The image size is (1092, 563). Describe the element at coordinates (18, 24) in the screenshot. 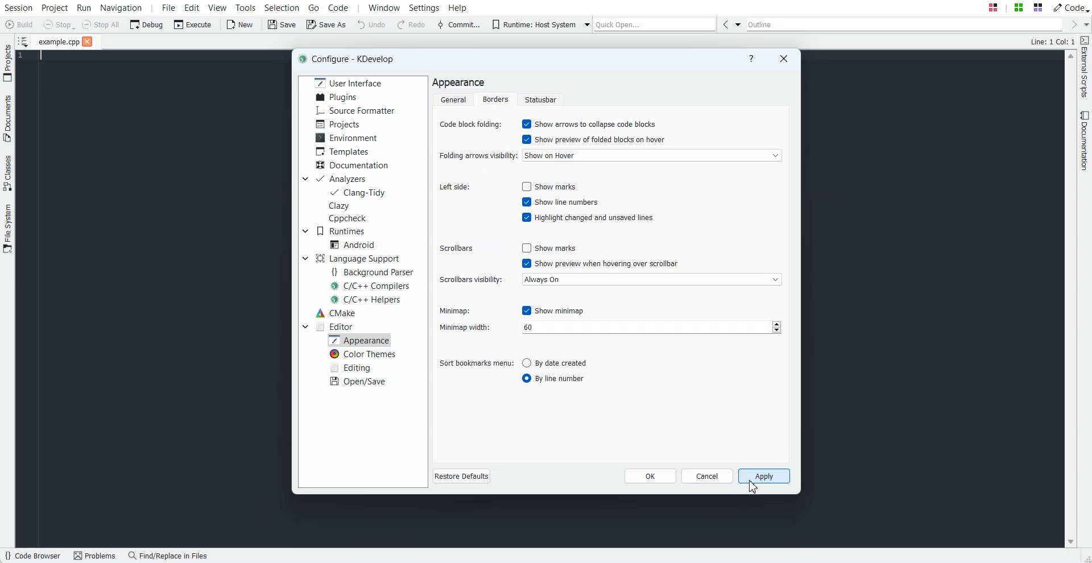

I see `Build` at that location.